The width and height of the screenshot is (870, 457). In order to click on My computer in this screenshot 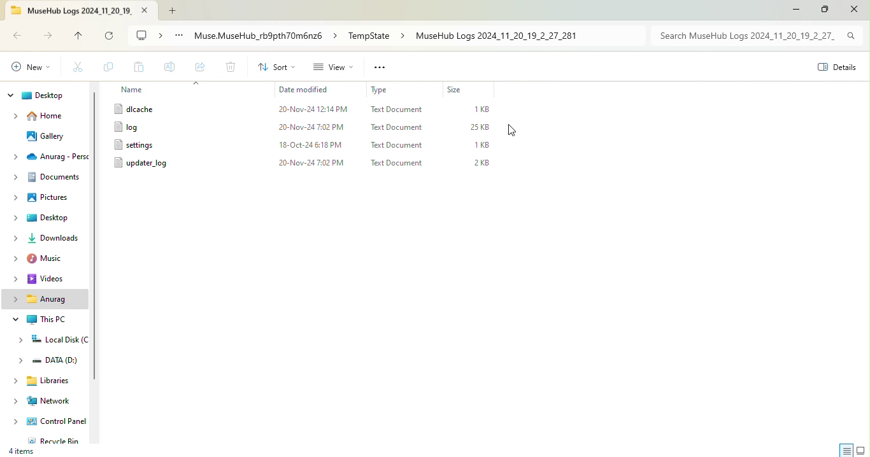, I will do `click(146, 36)`.